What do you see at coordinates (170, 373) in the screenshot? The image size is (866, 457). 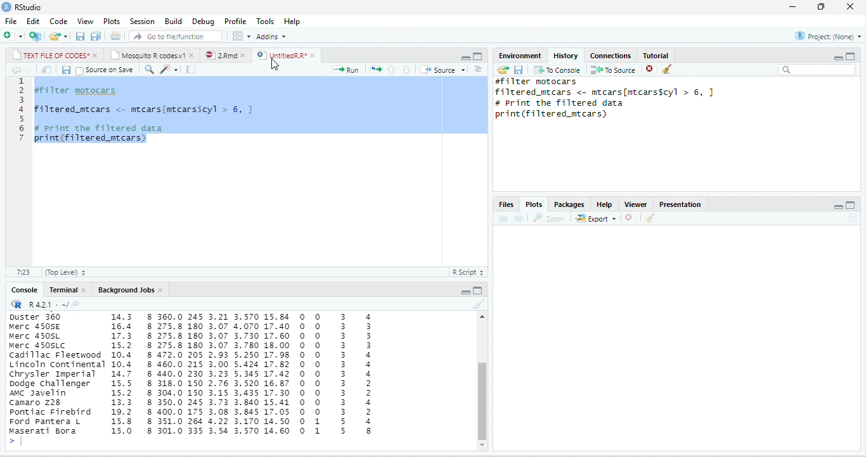 I see `360.0  275.8  275.8  275.8  472.0  460.0  440.0  318.0  304.0  350.0  400.0  351.0  301.0` at bounding box center [170, 373].